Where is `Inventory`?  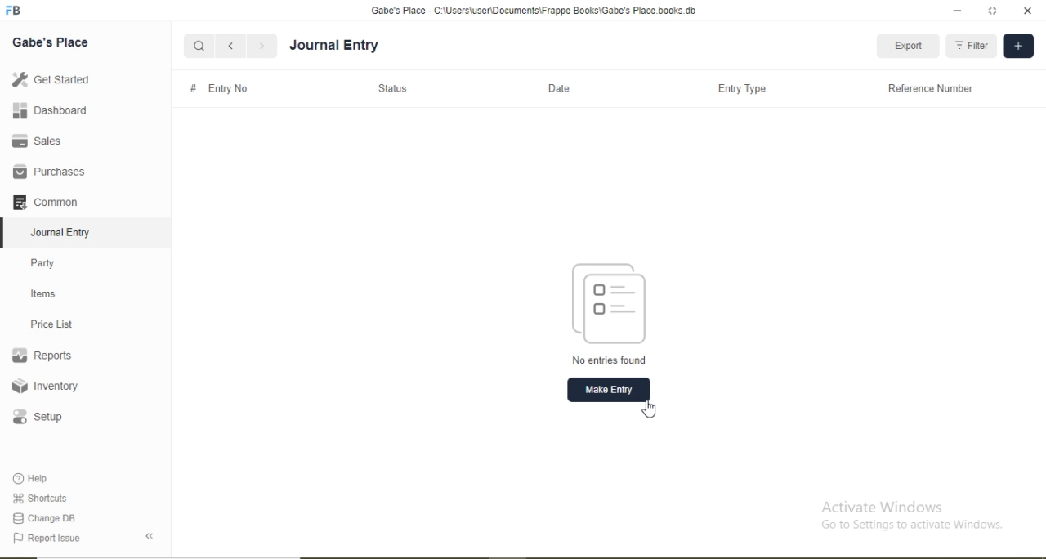 Inventory is located at coordinates (46, 386).